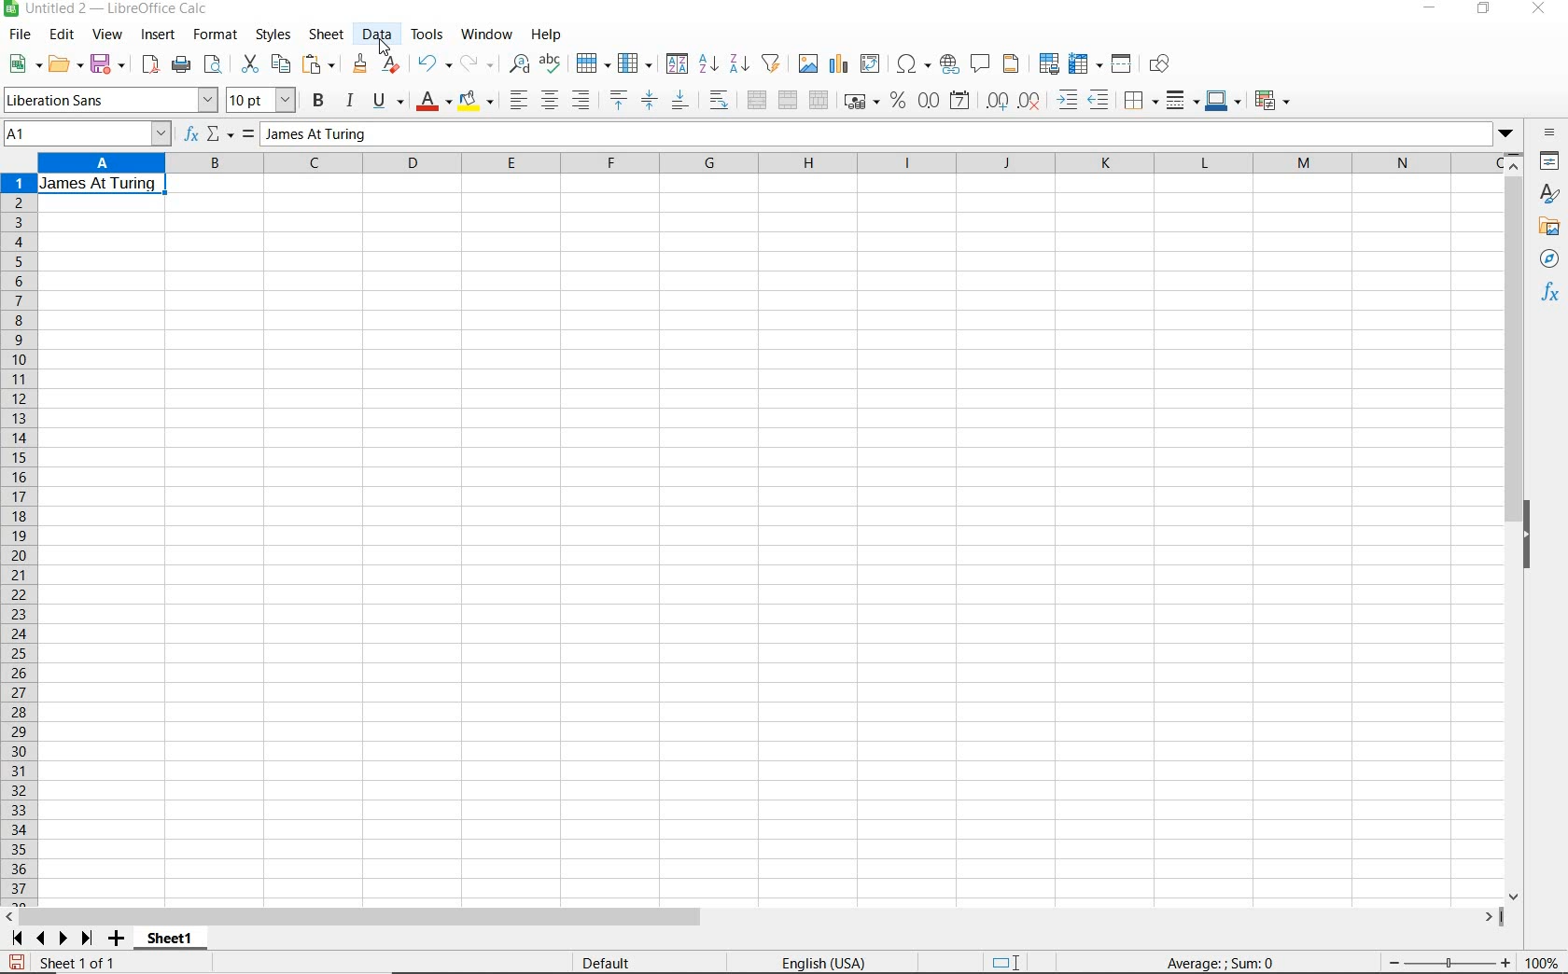 This screenshot has height=974, width=1568. What do you see at coordinates (547, 35) in the screenshot?
I see `help` at bounding box center [547, 35].